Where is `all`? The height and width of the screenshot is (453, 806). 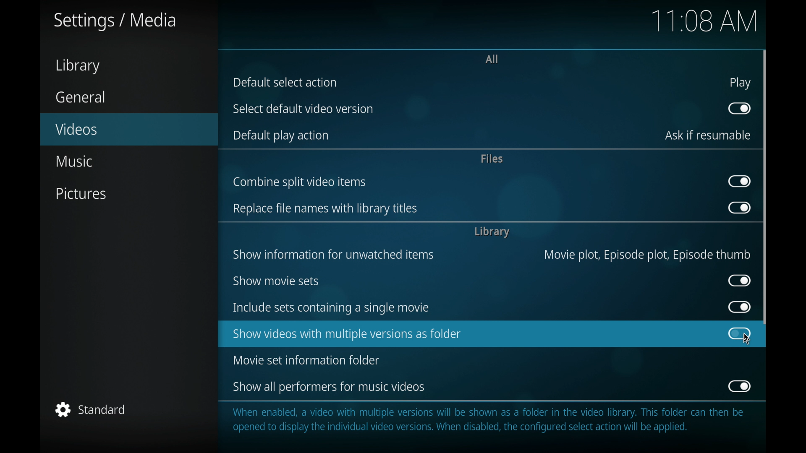 all is located at coordinates (493, 59).